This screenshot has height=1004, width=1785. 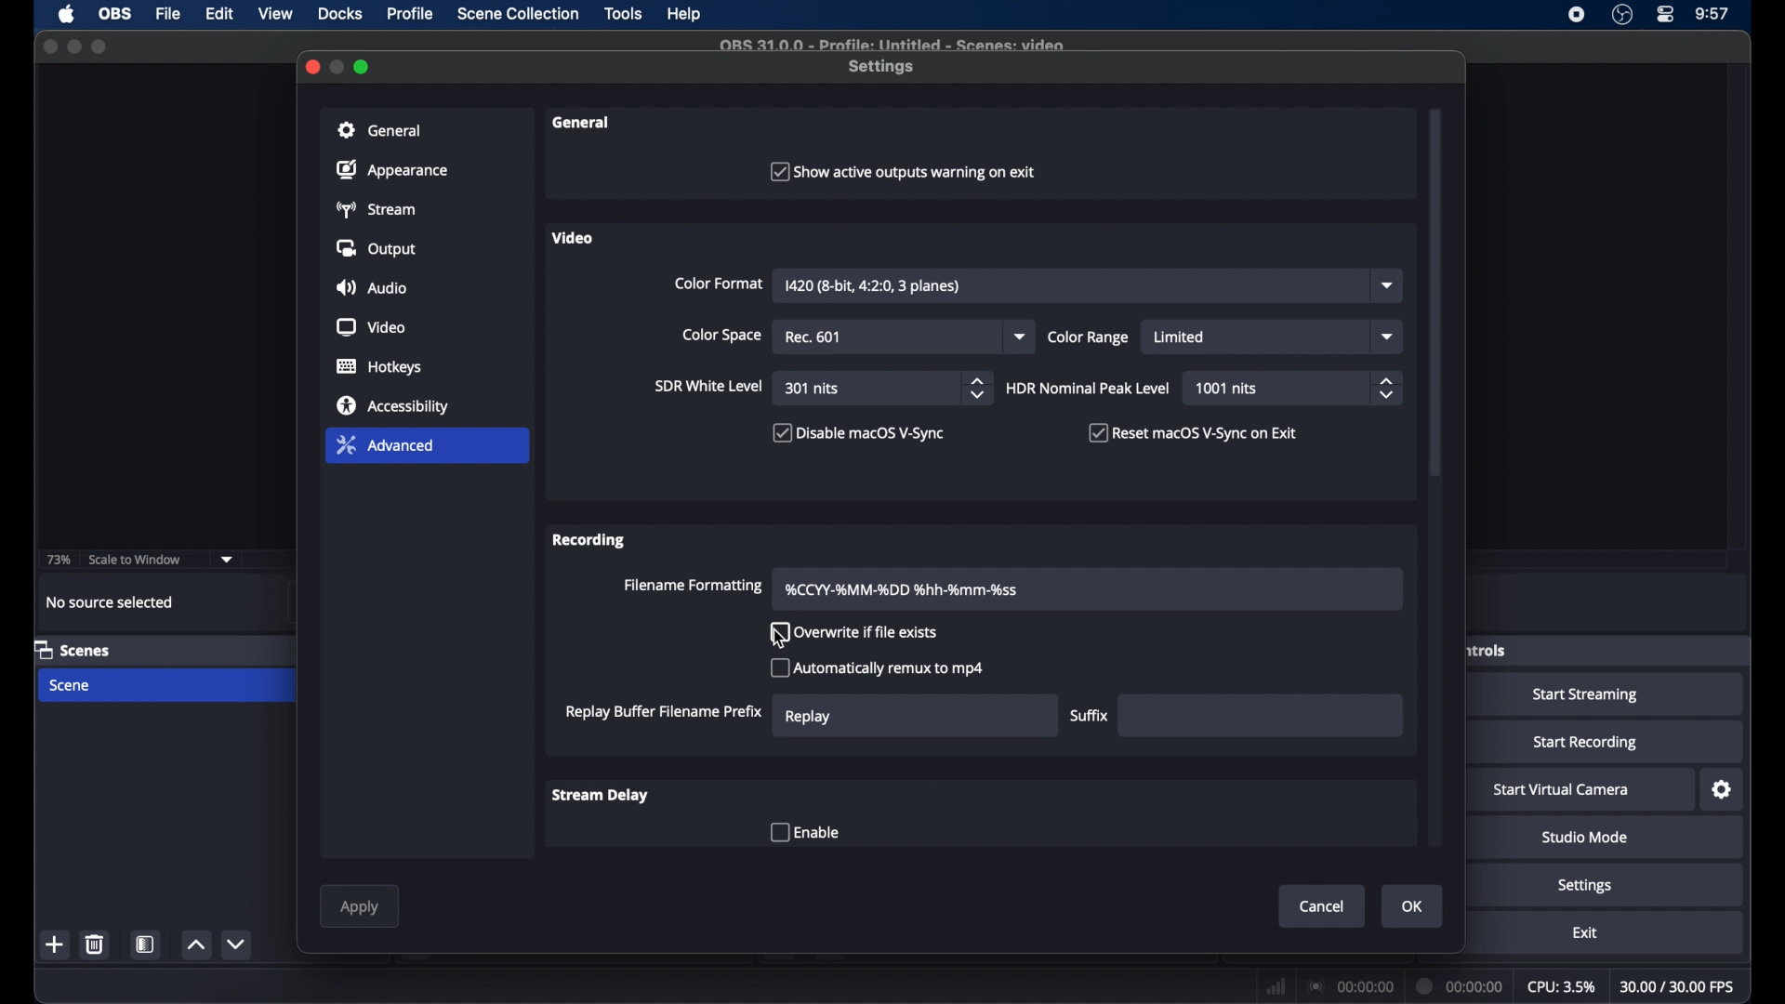 I want to click on dropdown, so click(x=227, y=560).